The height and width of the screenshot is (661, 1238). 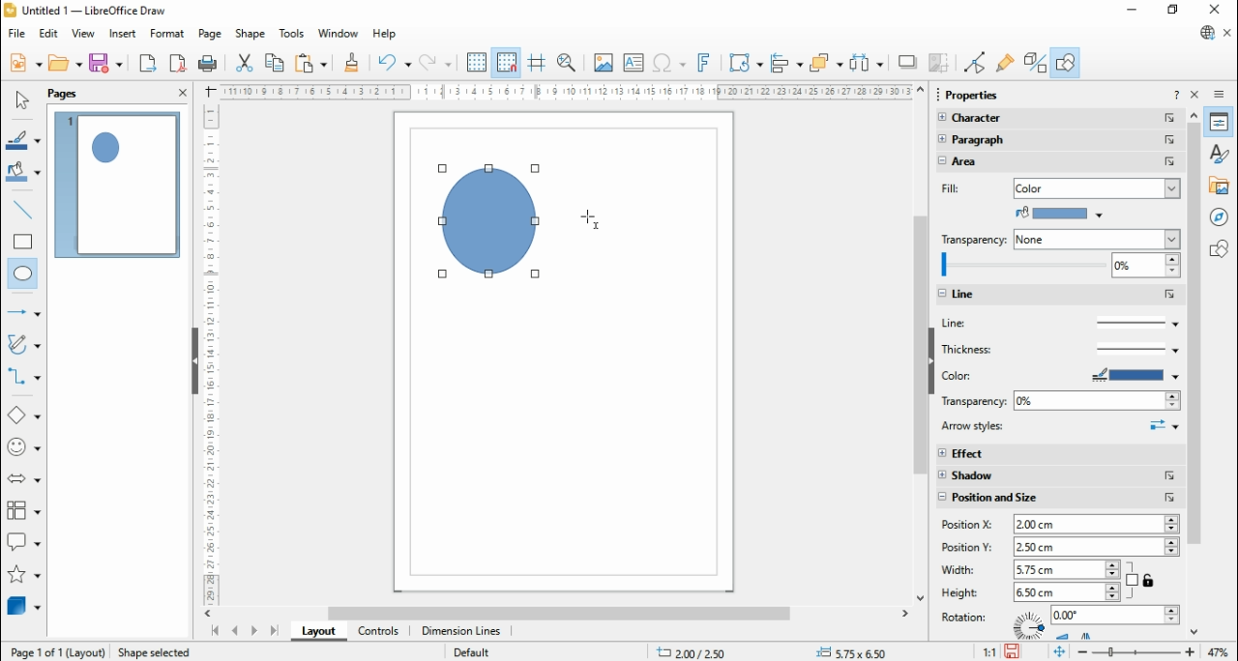 What do you see at coordinates (122, 35) in the screenshot?
I see `insert` at bounding box center [122, 35].